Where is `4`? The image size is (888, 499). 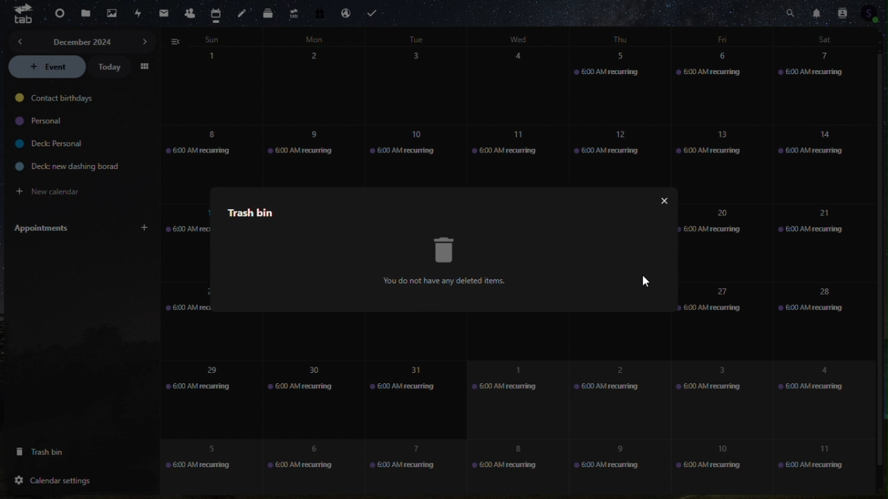 4 is located at coordinates (817, 392).